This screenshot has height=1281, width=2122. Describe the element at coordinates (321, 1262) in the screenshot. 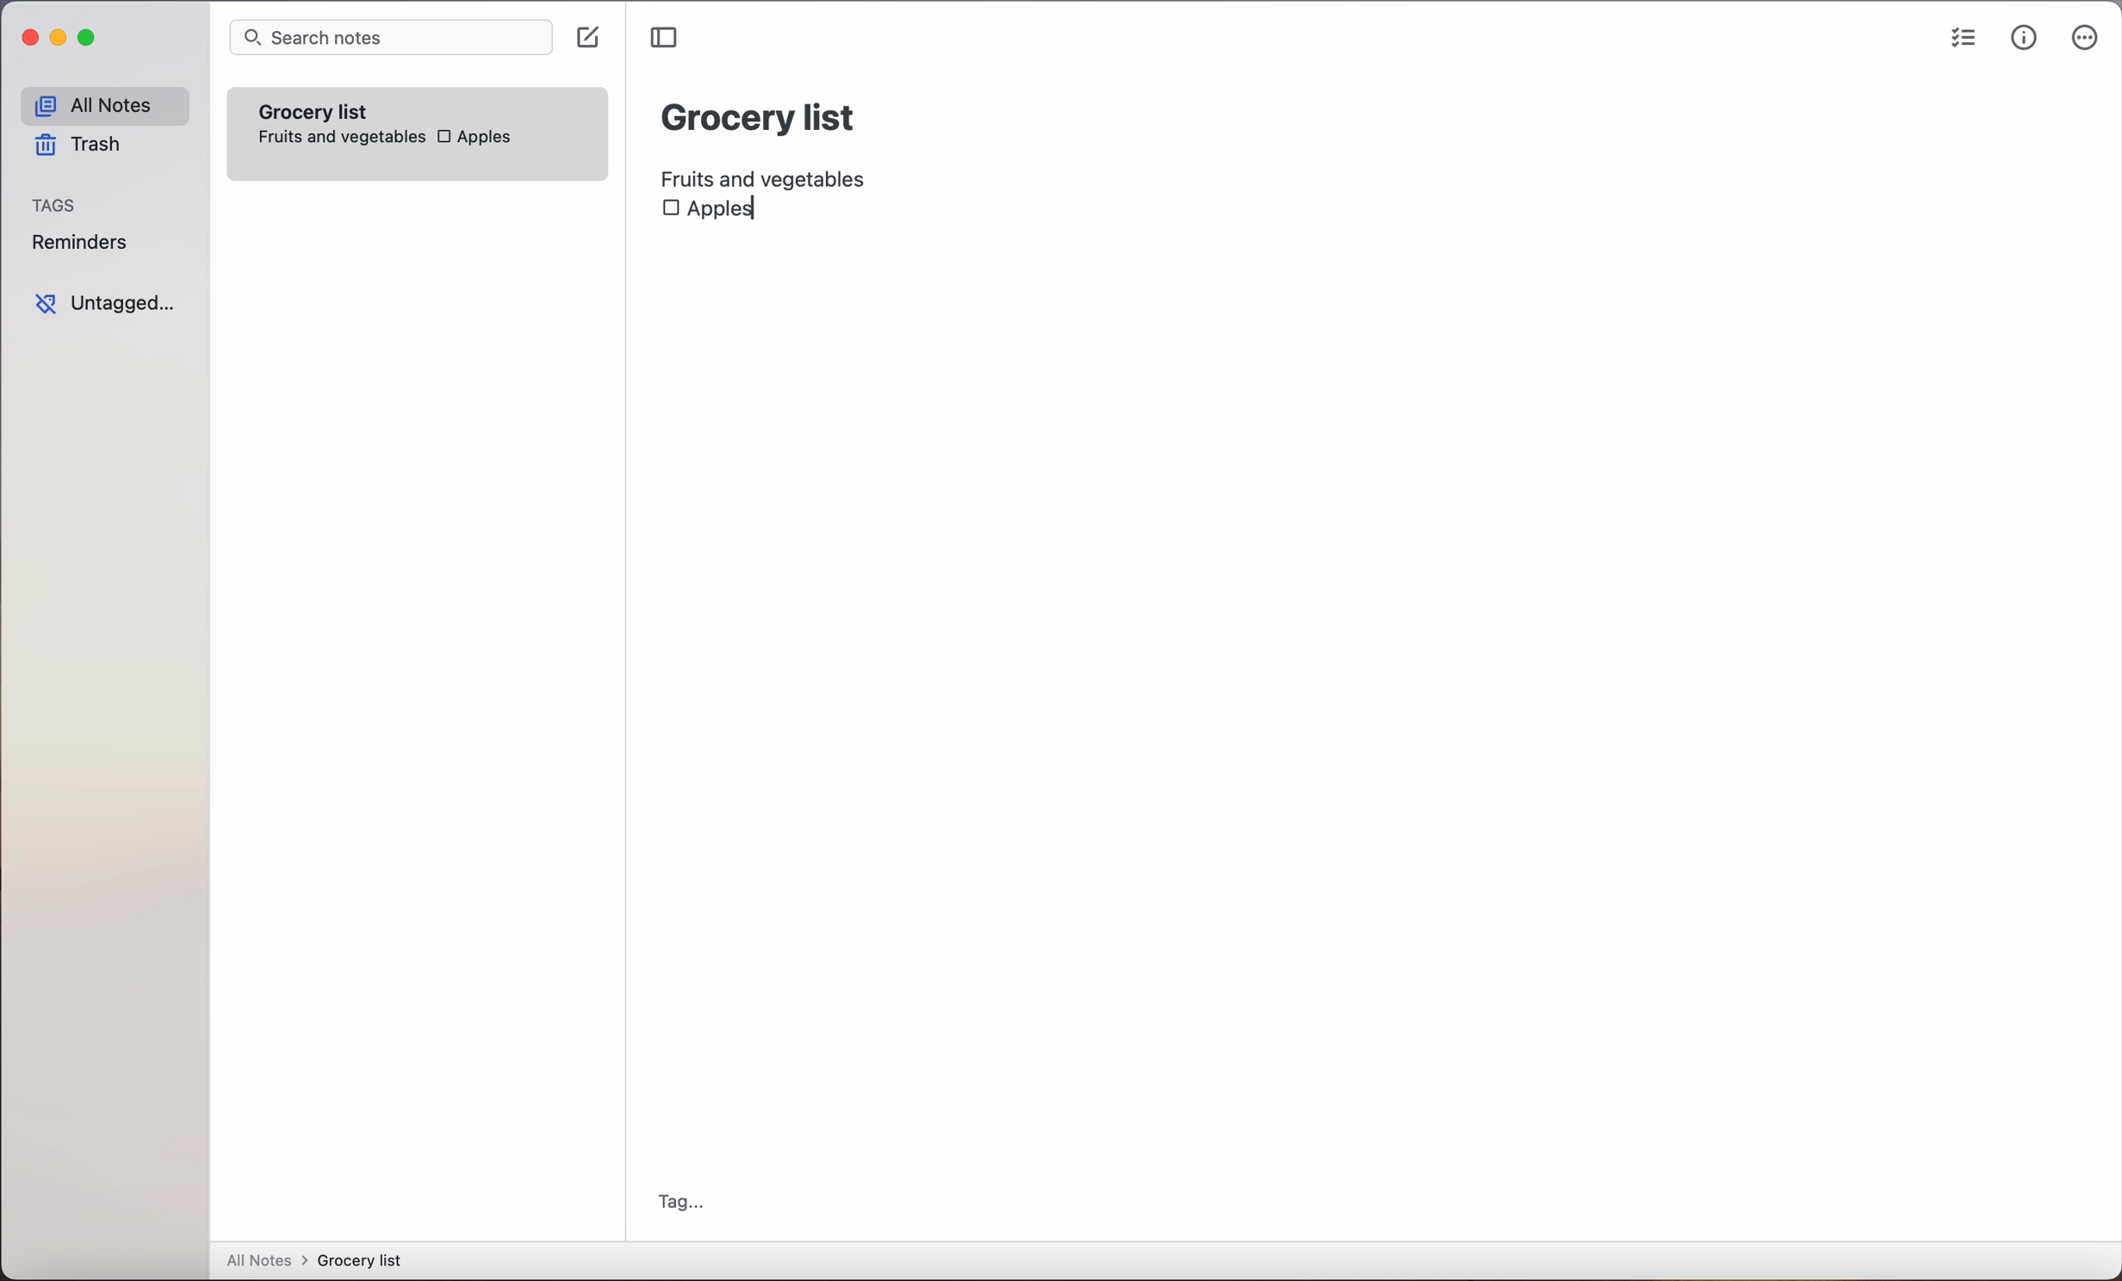

I see `all notes > grocery list` at that location.